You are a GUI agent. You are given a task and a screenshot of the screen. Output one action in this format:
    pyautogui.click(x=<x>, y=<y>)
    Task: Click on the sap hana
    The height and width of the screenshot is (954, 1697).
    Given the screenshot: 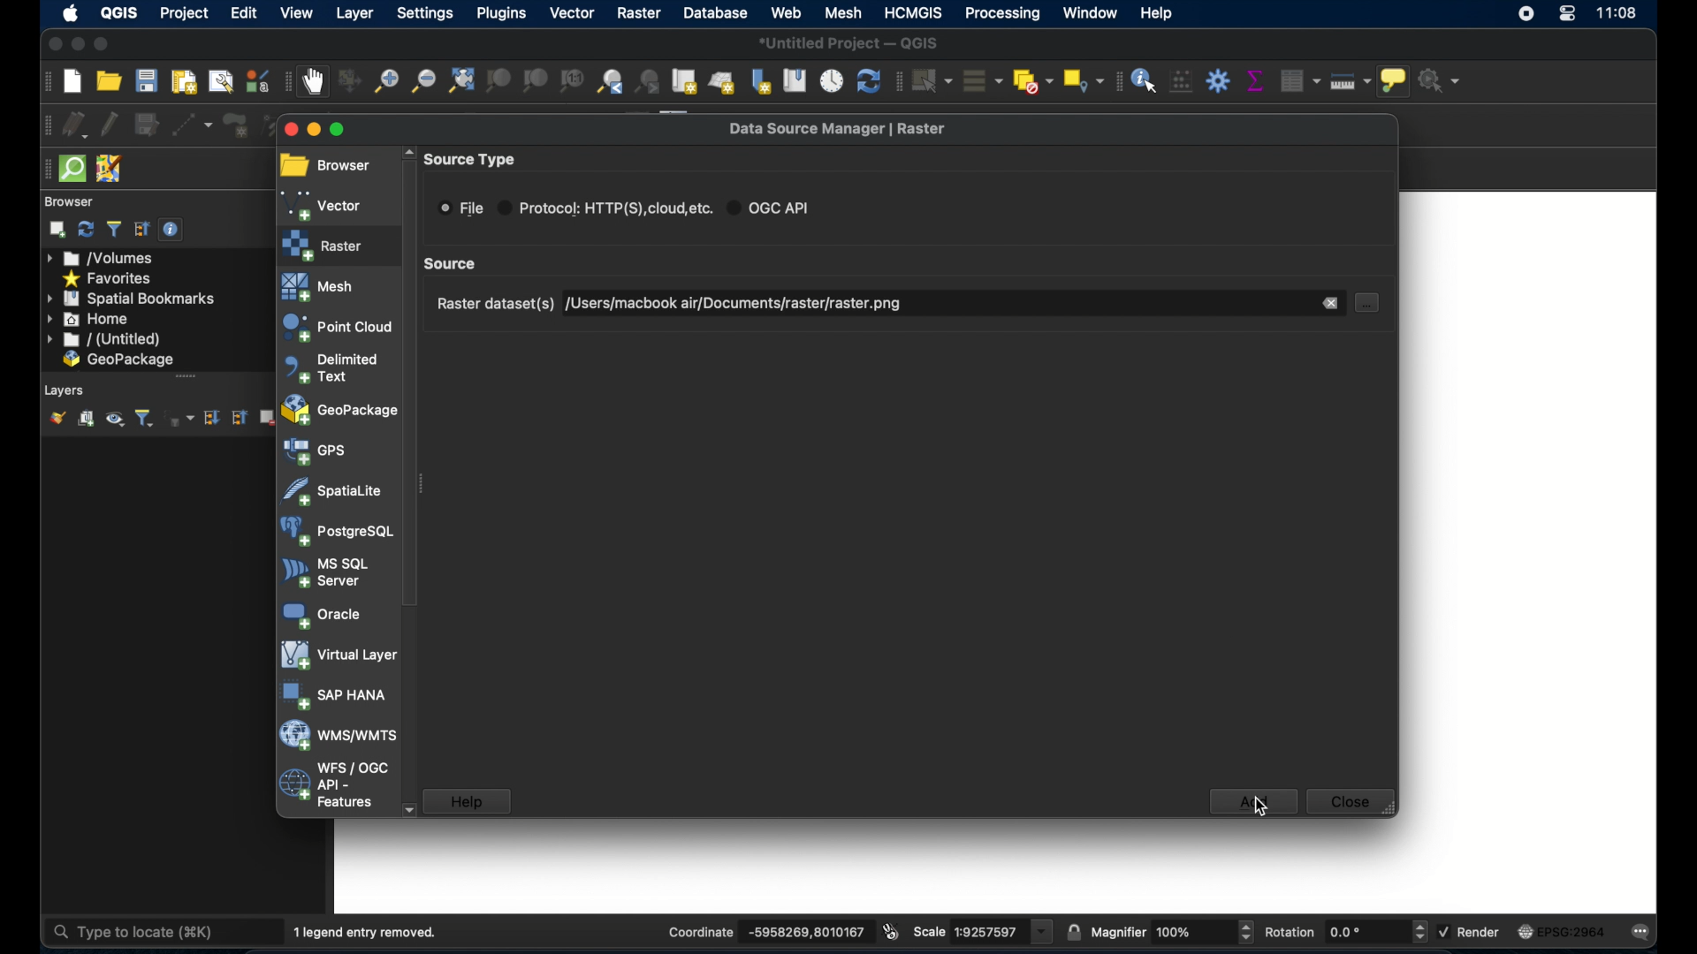 What is the action you would take?
    pyautogui.click(x=336, y=694)
    